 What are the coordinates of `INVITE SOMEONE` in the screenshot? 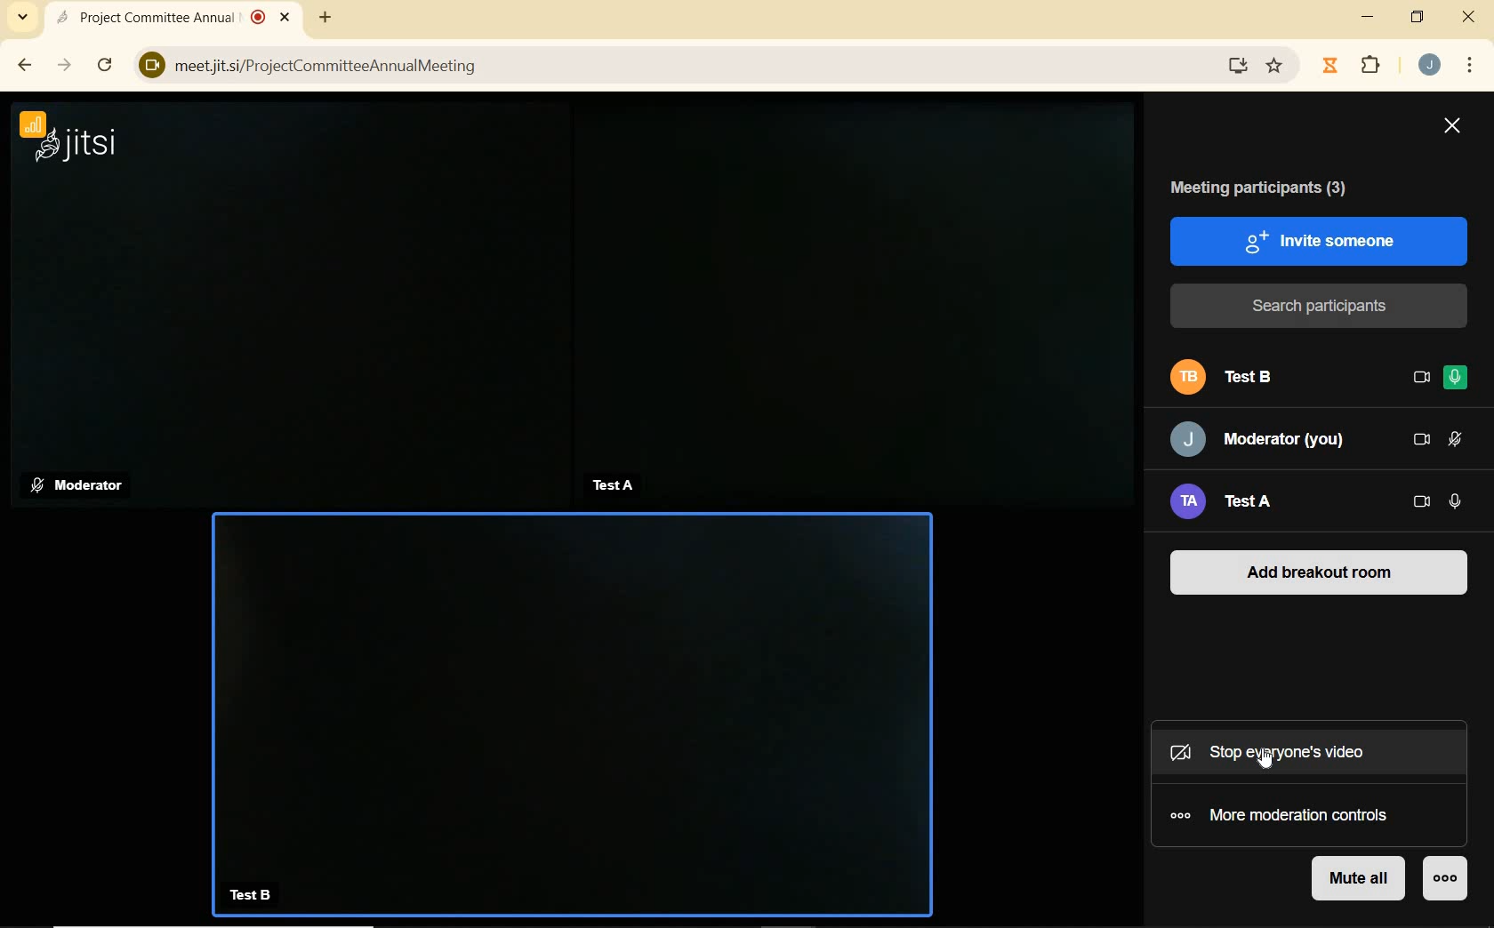 It's located at (1321, 240).